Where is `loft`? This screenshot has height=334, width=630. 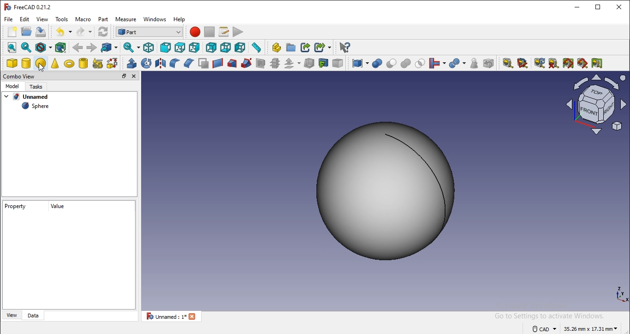 loft is located at coordinates (233, 63).